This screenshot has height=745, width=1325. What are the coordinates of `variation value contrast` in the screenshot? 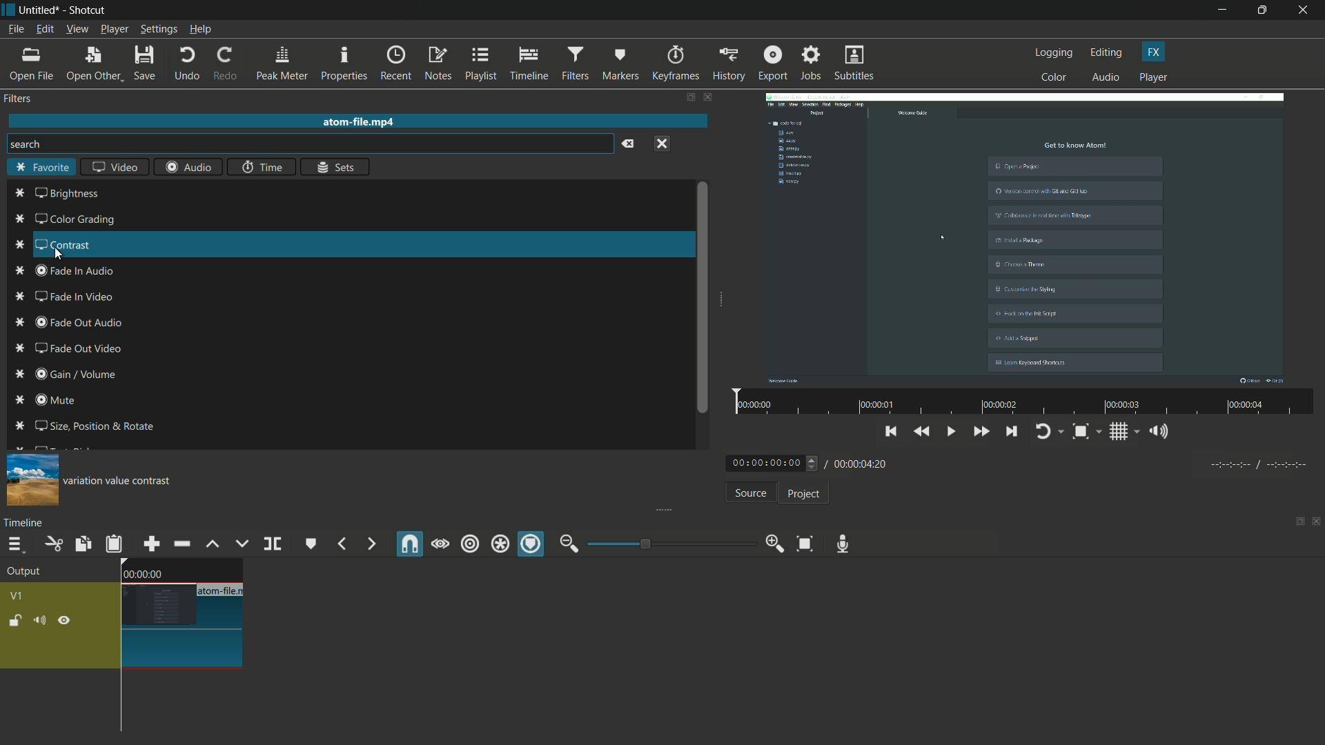 It's located at (122, 482).